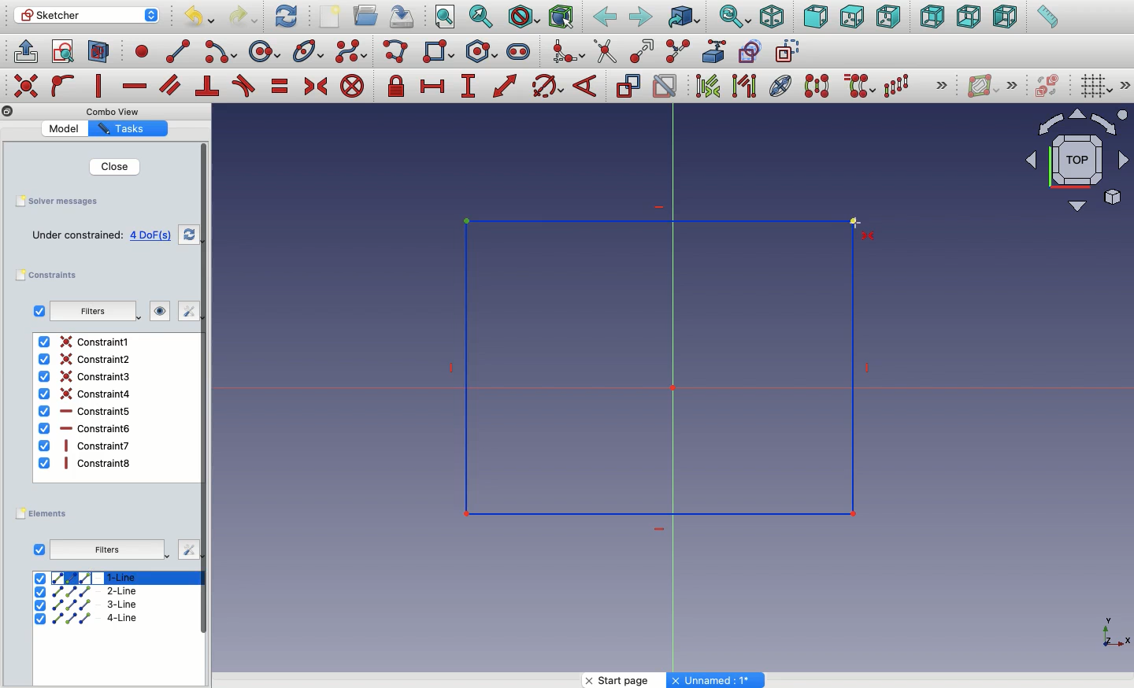  I want to click on Expand, so click(1126, 85).